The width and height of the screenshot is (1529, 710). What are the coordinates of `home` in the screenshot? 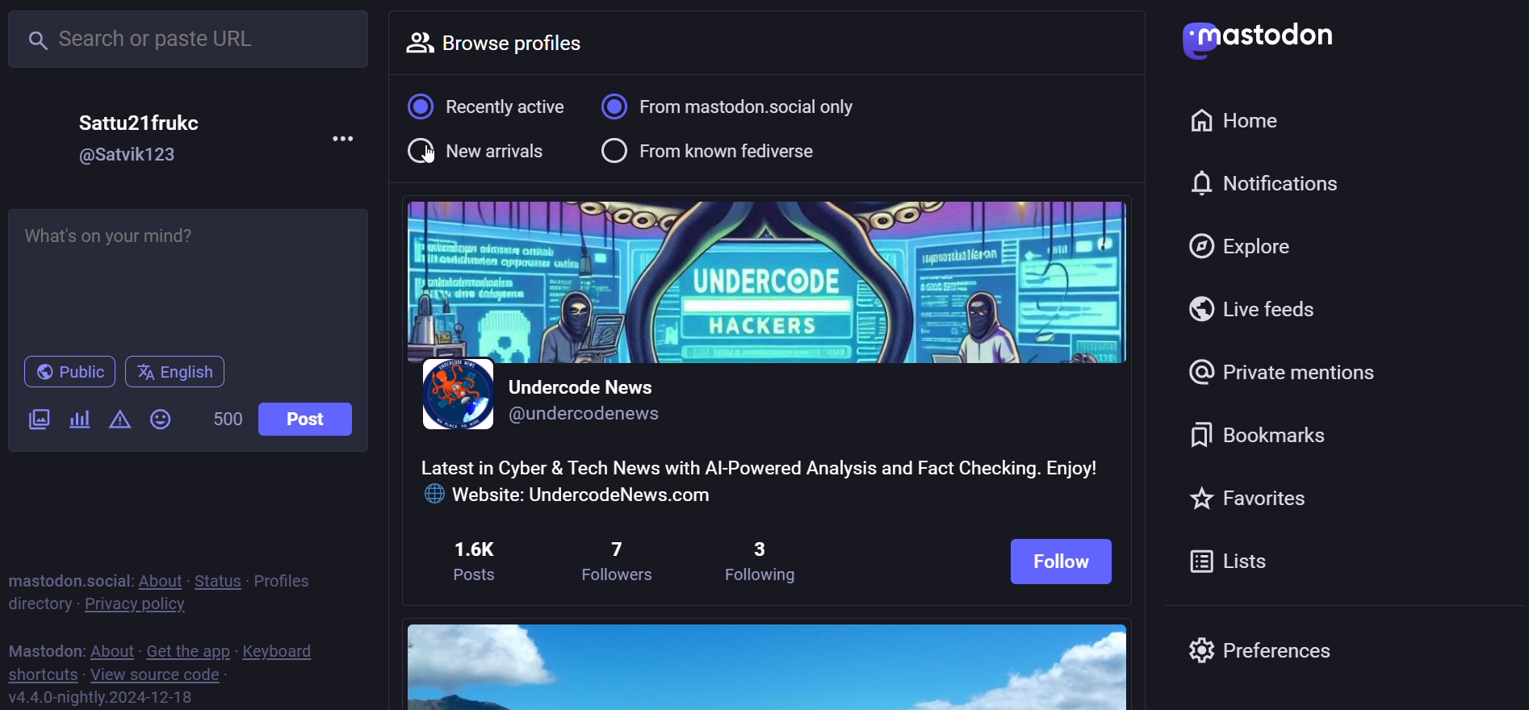 It's located at (1243, 117).